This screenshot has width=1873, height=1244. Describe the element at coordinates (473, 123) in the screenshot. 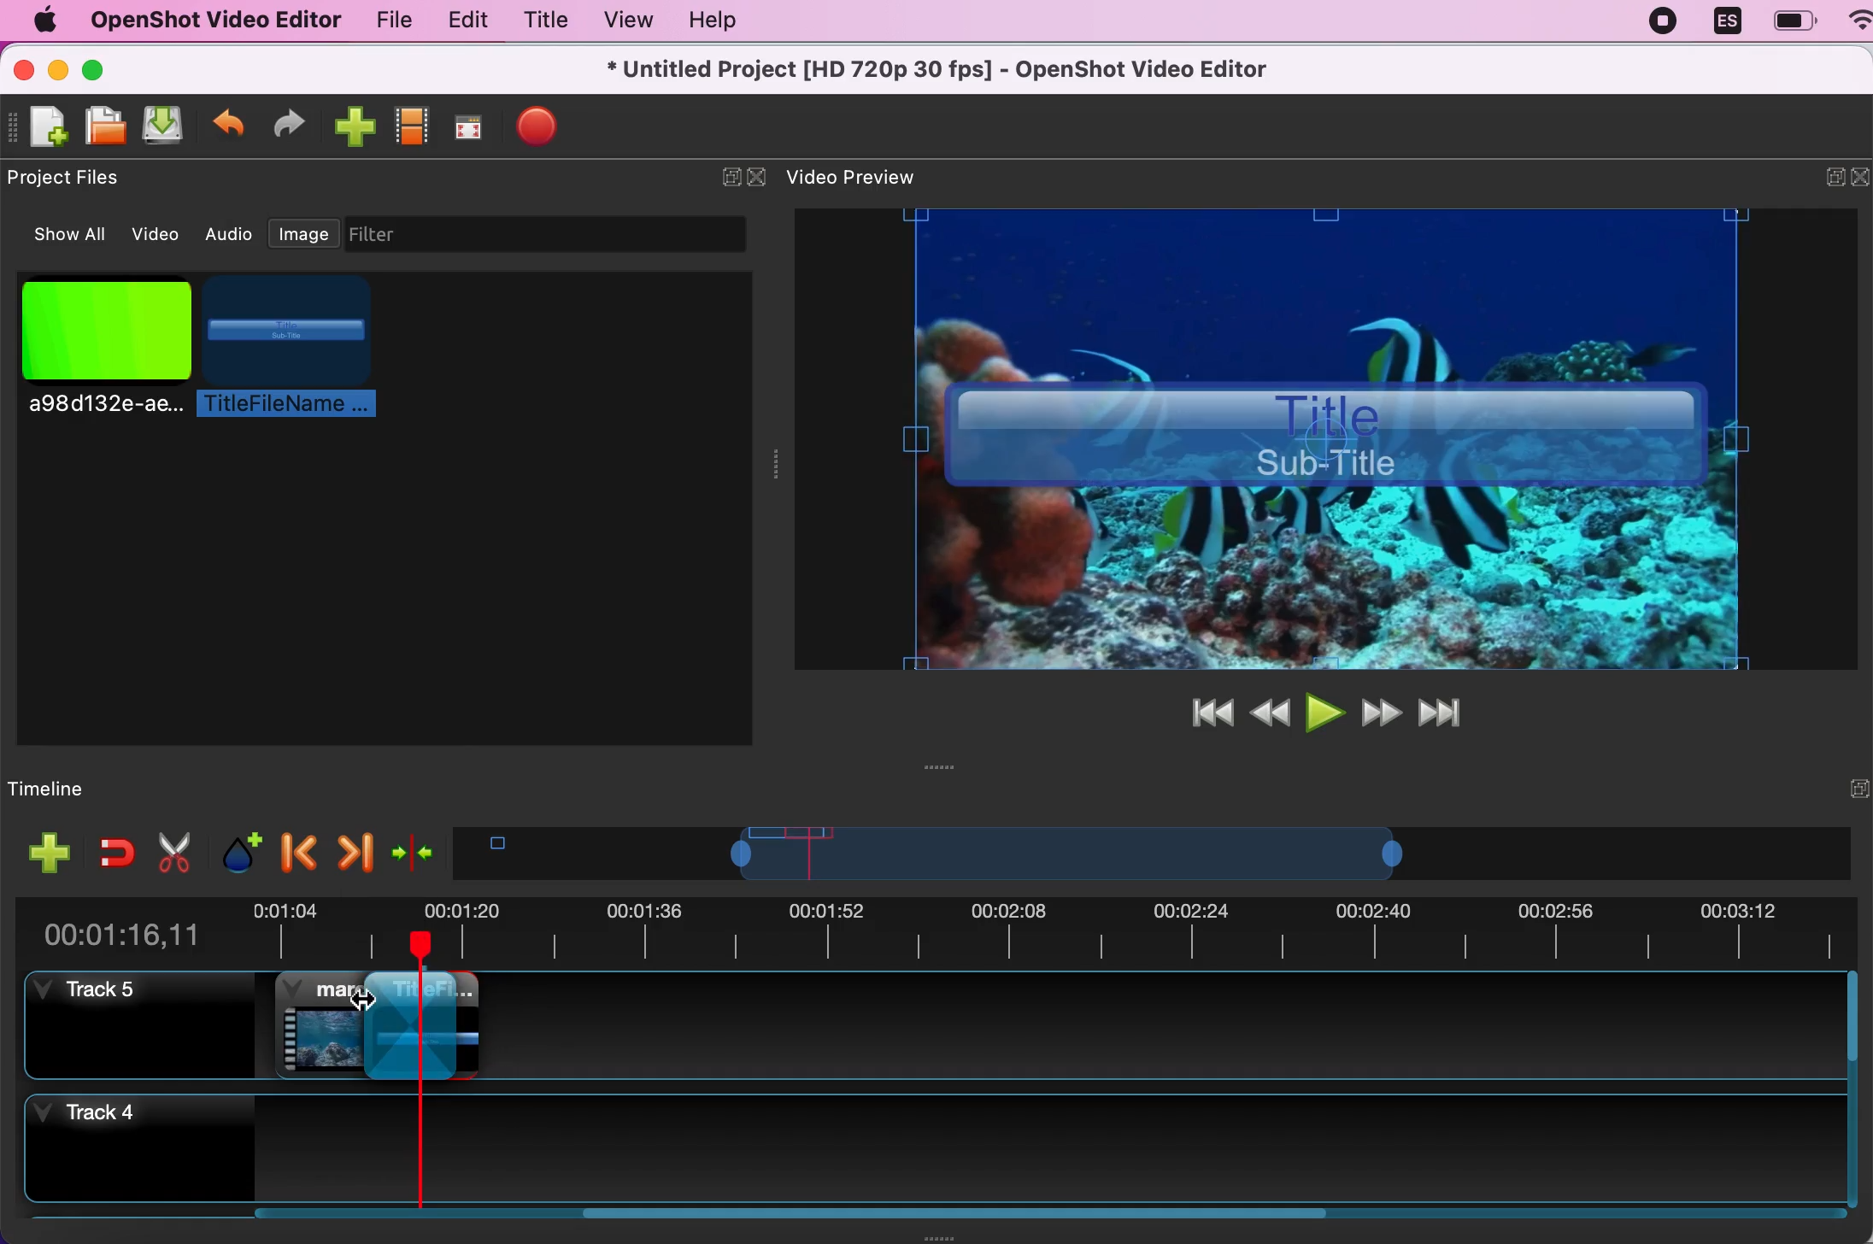

I see `full screen` at that location.